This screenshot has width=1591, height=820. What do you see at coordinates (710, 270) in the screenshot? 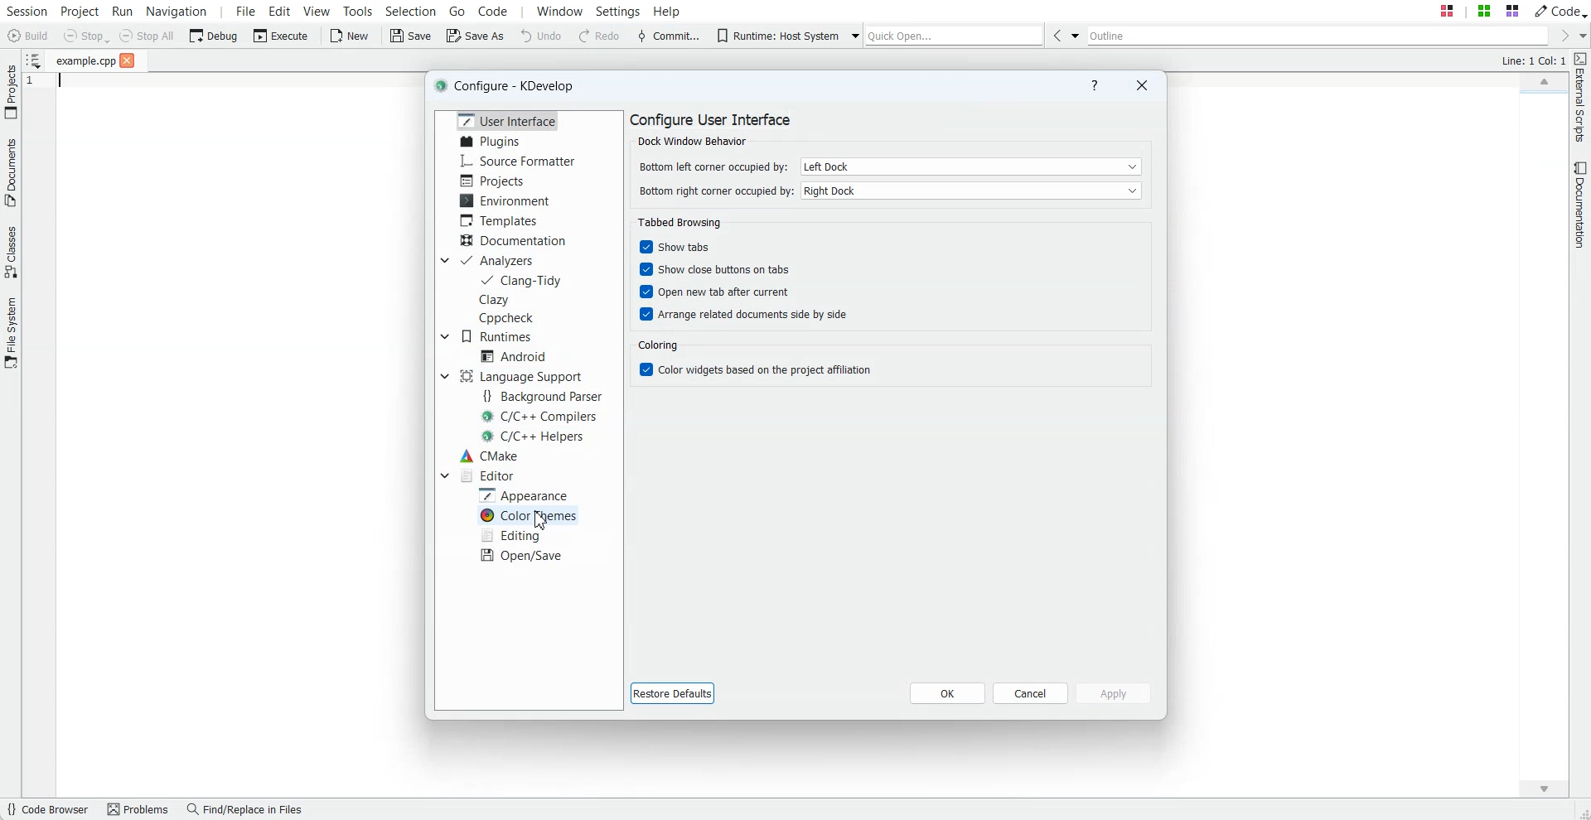
I see `Enable Show close button on tabs` at bounding box center [710, 270].